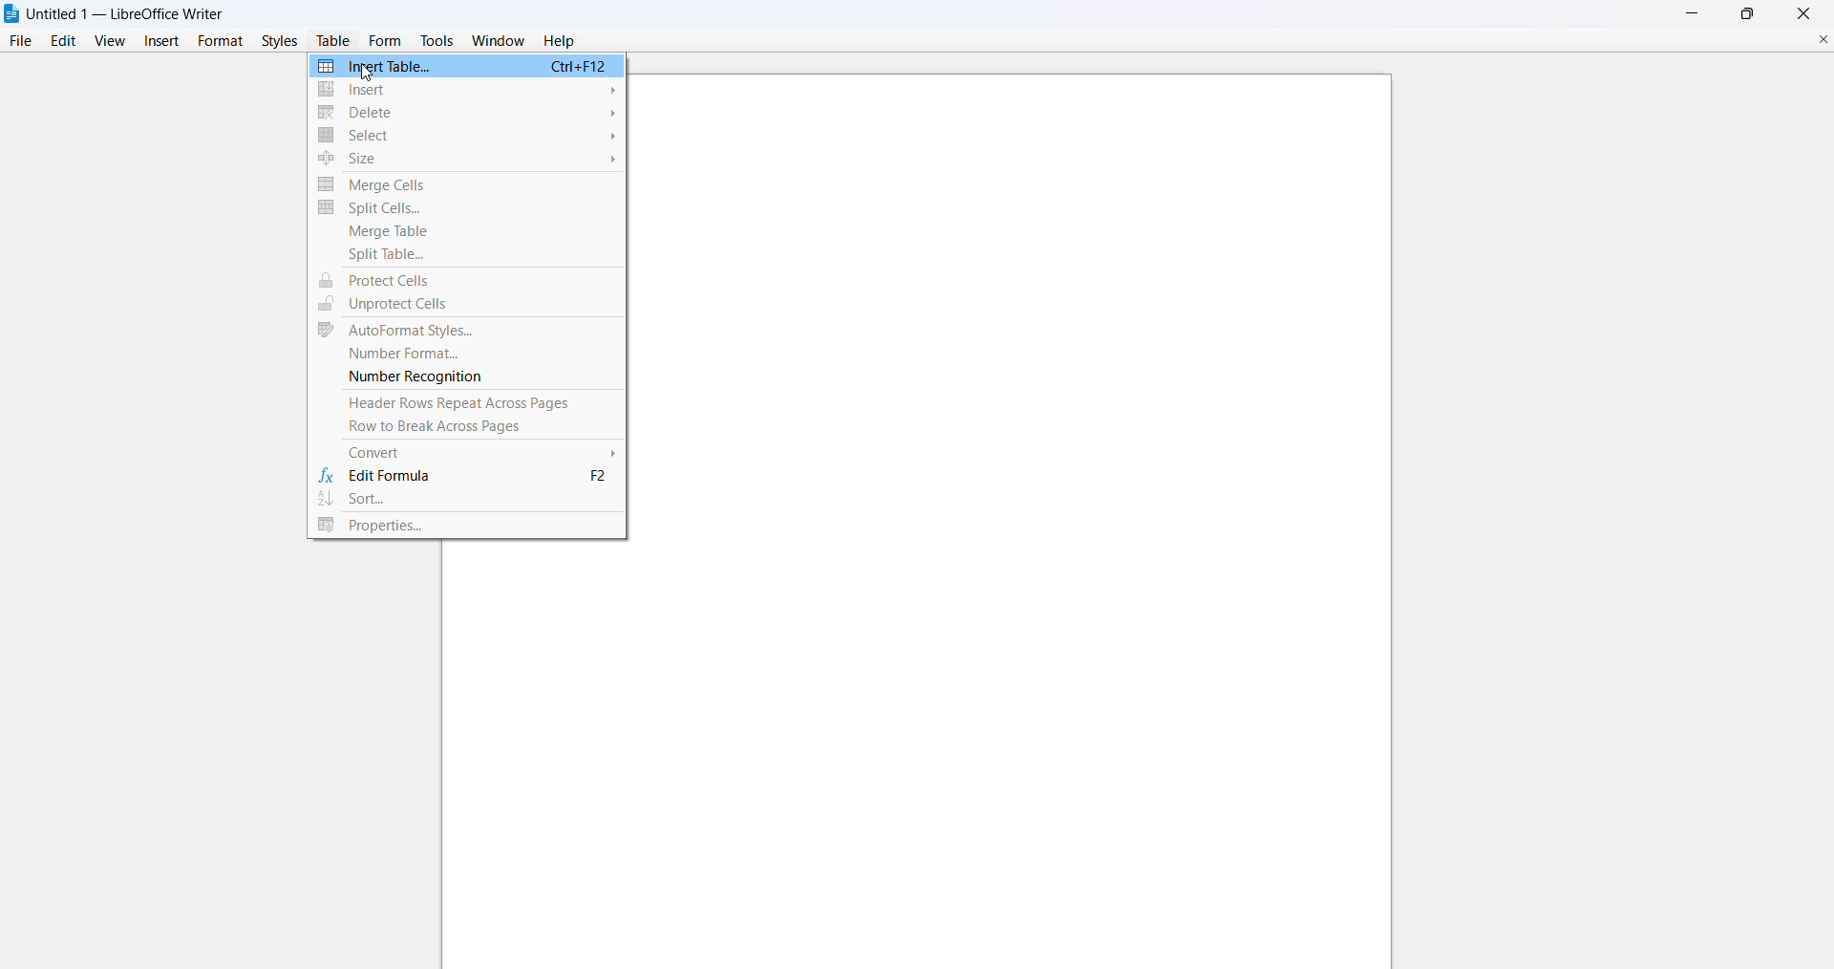 This screenshot has height=969, width=1834. Describe the element at coordinates (61, 41) in the screenshot. I see `edit` at that location.